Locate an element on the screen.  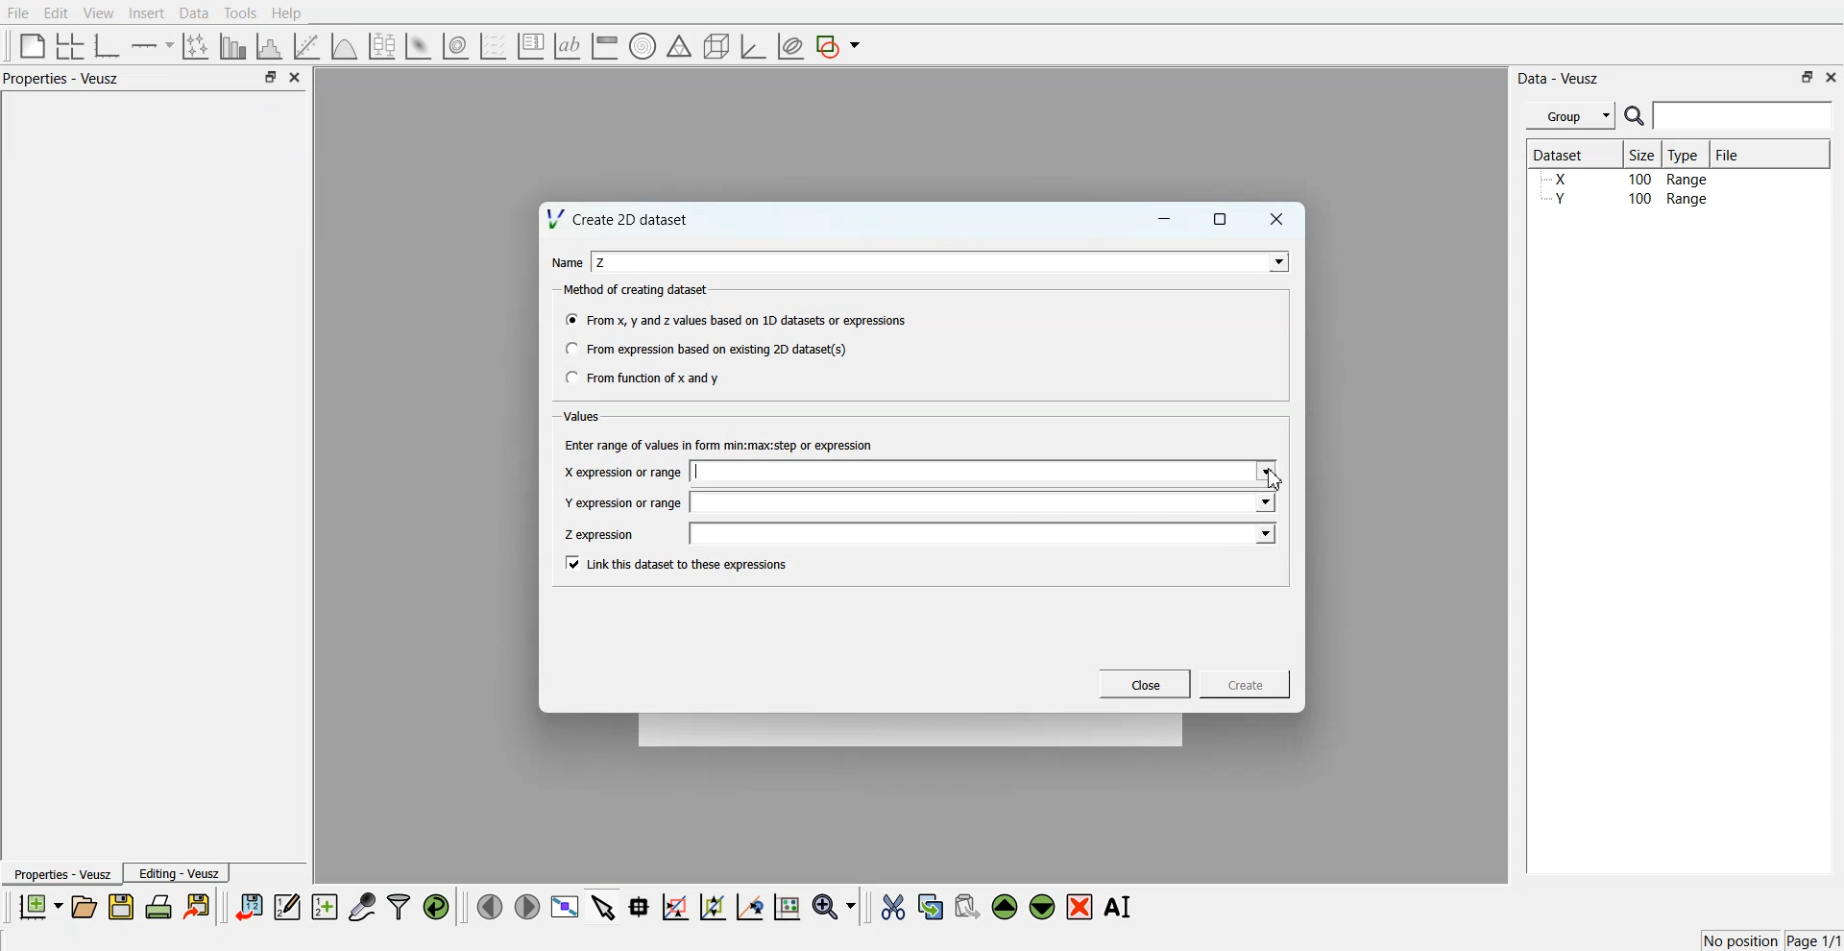
Draw a rectangle to zoom graph axes is located at coordinates (674, 907).